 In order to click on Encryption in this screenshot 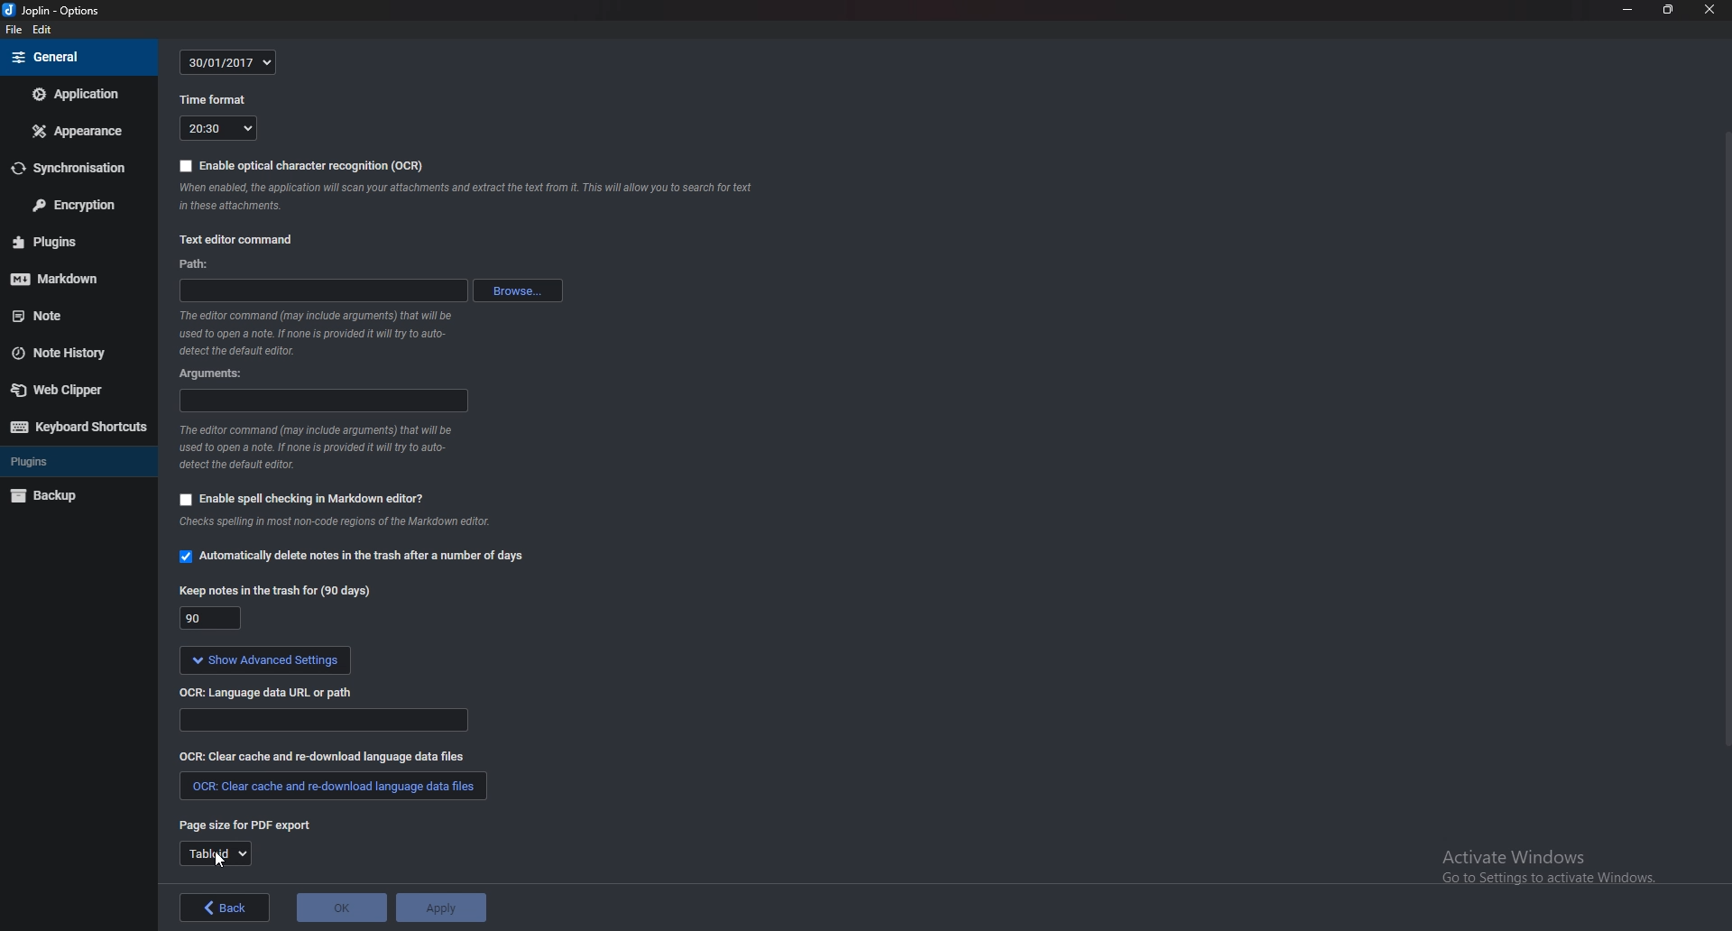, I will do `click(73, 205)`.